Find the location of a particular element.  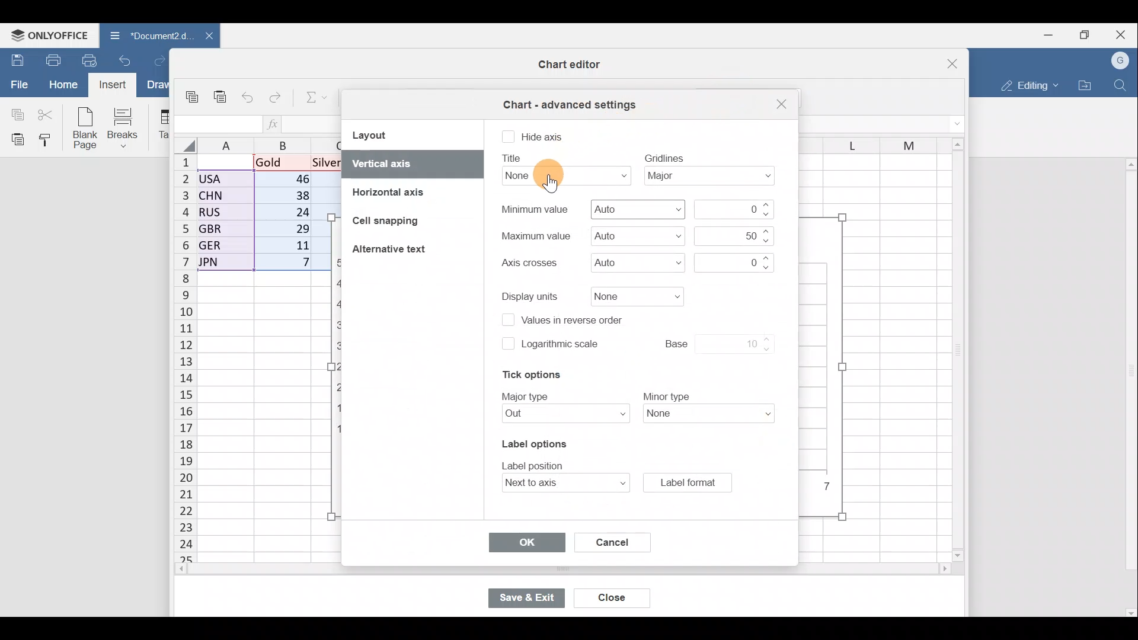

Maximum value is located at coordinates (634, 236).